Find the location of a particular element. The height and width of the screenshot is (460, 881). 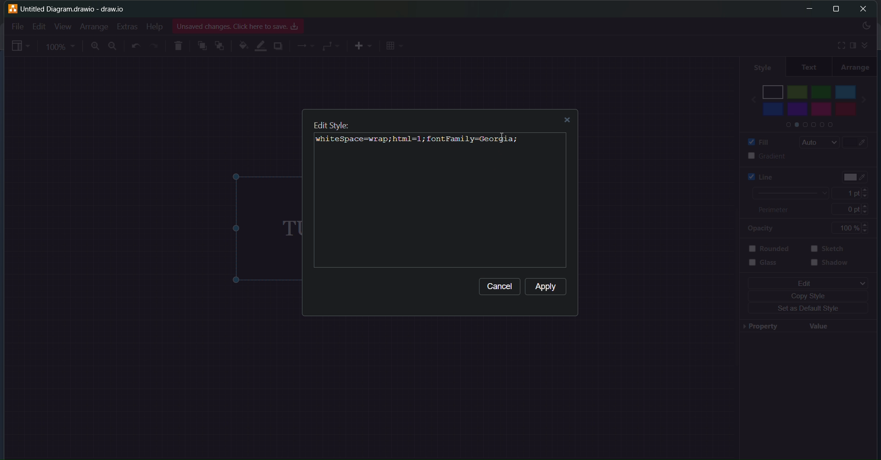

Edit is located at coordinates (37, 26).